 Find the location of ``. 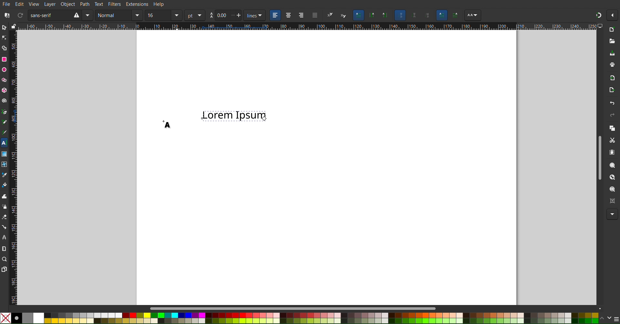

 is located at coordinates (442, 15).